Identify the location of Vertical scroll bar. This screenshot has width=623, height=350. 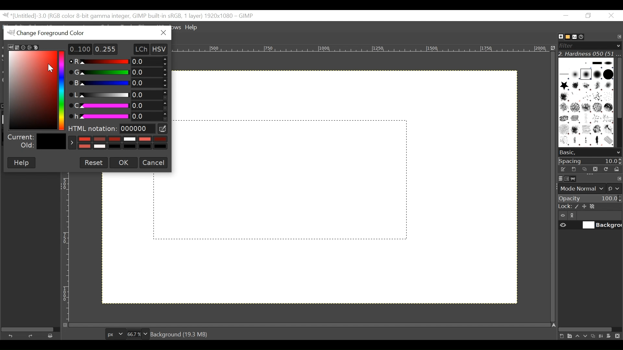
(619, 87).